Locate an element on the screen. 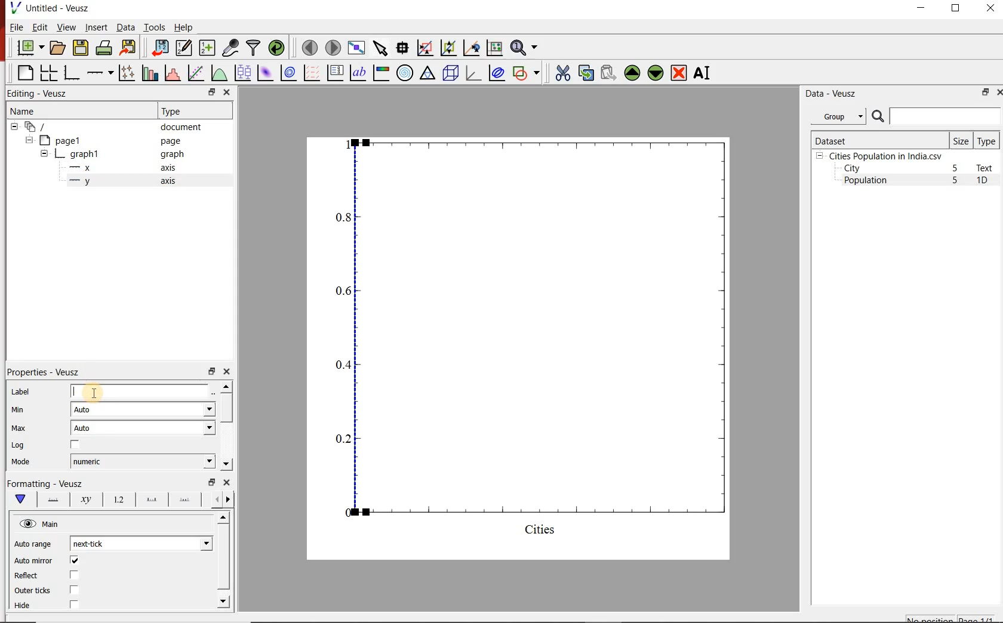 This screenshot has width=1003, height=623. renames the selected widget is located at coordinates (703, 73).